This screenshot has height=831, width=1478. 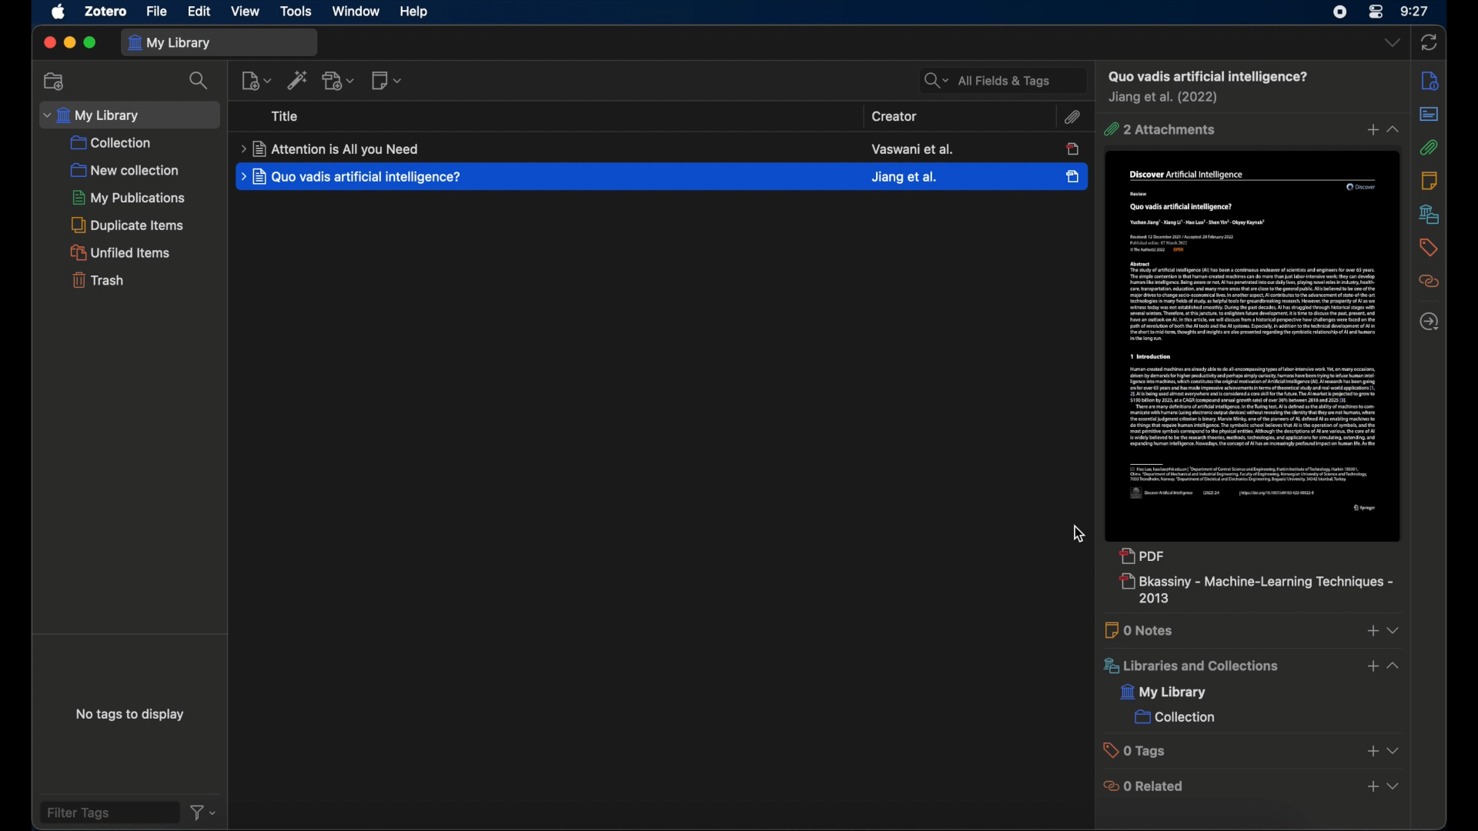 What do you see at coordinates (1155, 130) in the screenshot?
I see `1 attachment` at bounding box center [1155, 130].